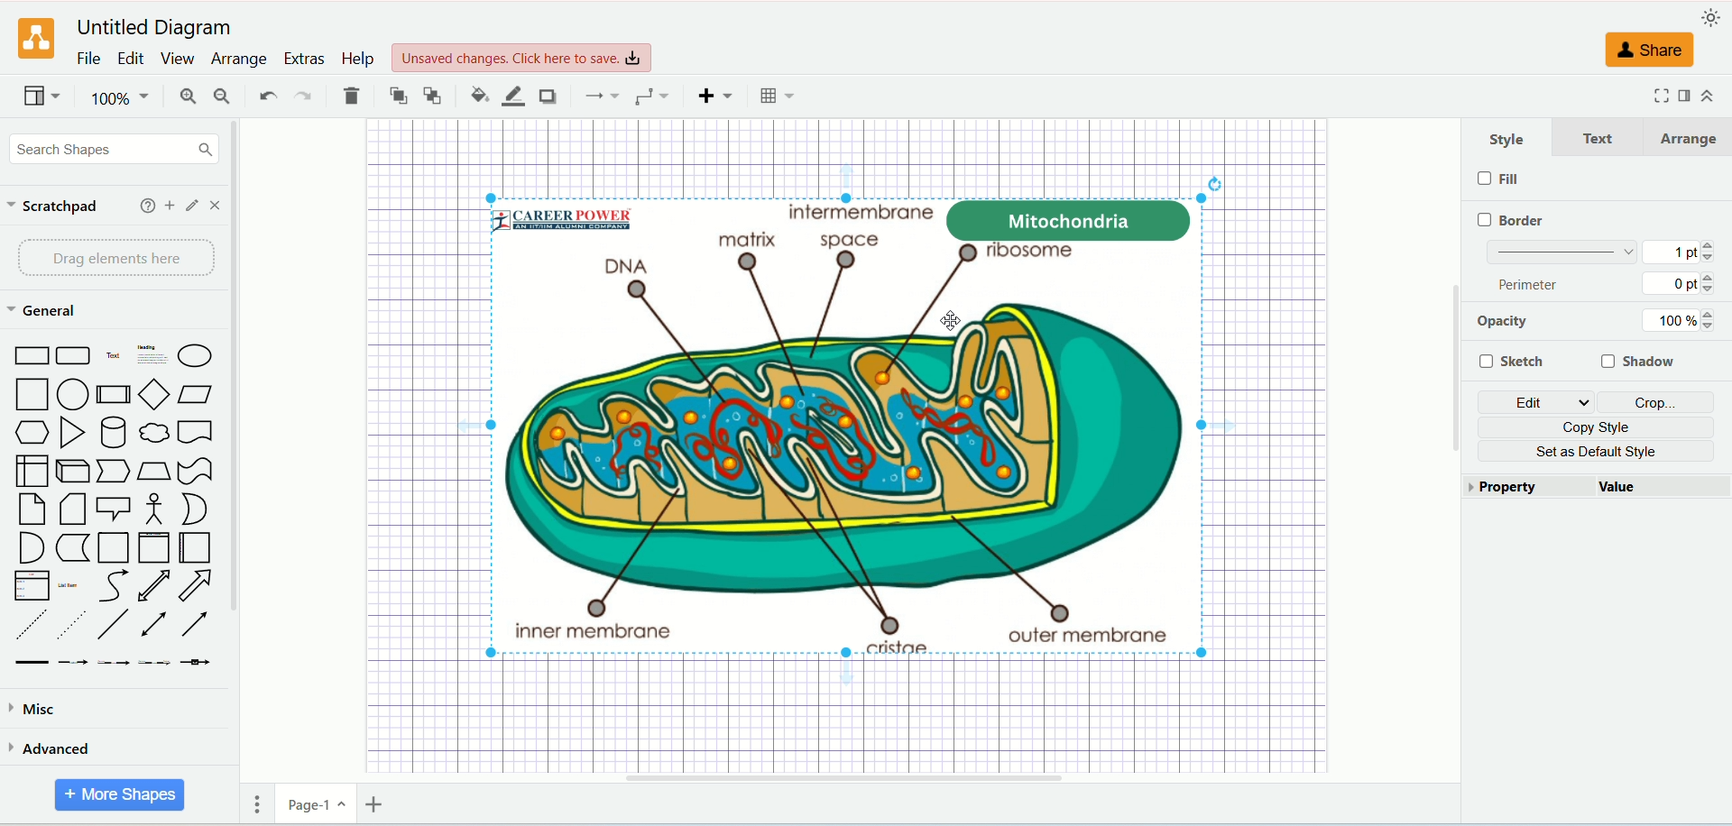 This screenshot has height=826, width=1732. I want to click on undo, so click(263, 95).